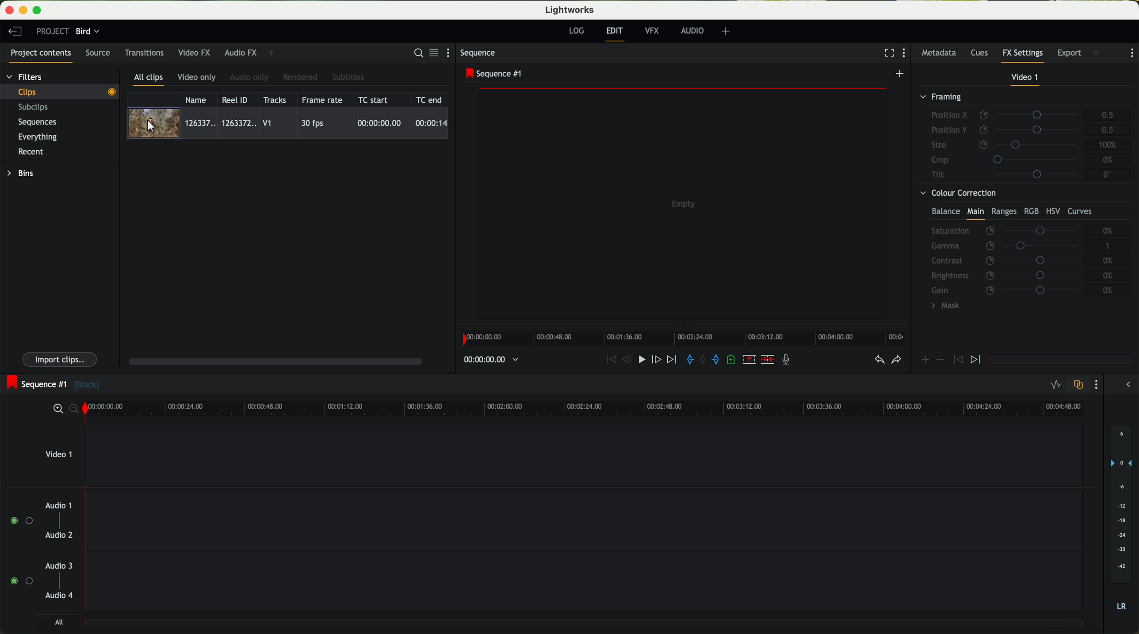 This screenshot has width=1139, height=634. I want to click on 0%, so click(1109, 160).